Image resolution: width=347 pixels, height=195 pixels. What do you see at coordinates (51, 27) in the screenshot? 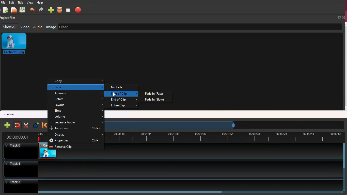
I see `image` at bounding box center [51, 27].